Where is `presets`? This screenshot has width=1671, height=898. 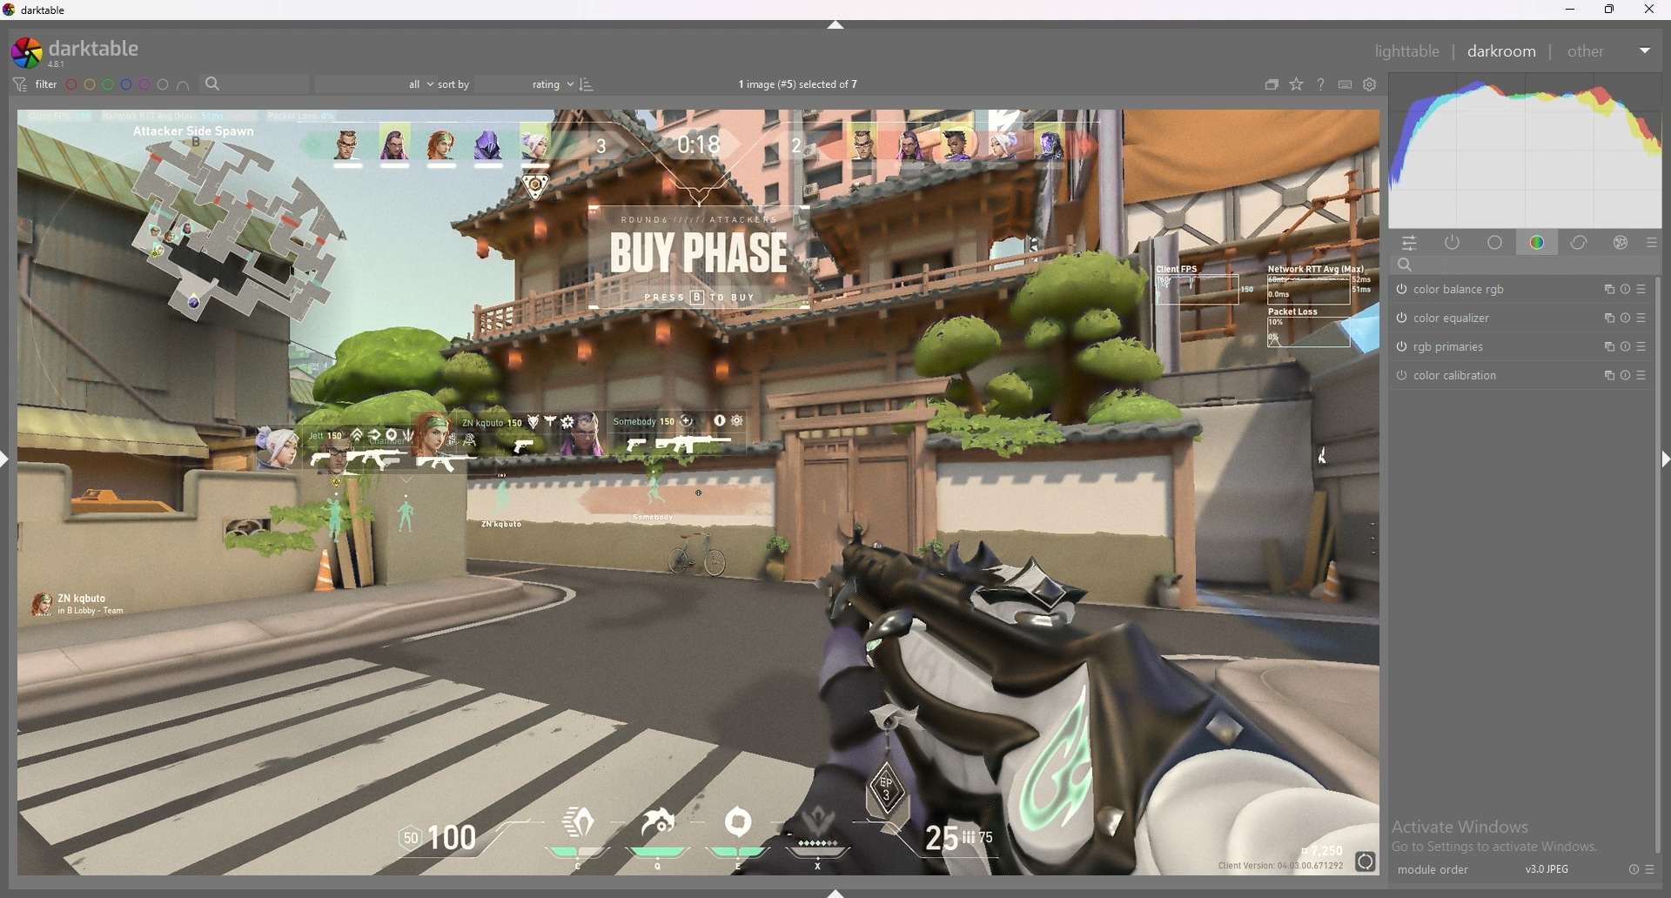
presets is located at coordinates (1641, 317).